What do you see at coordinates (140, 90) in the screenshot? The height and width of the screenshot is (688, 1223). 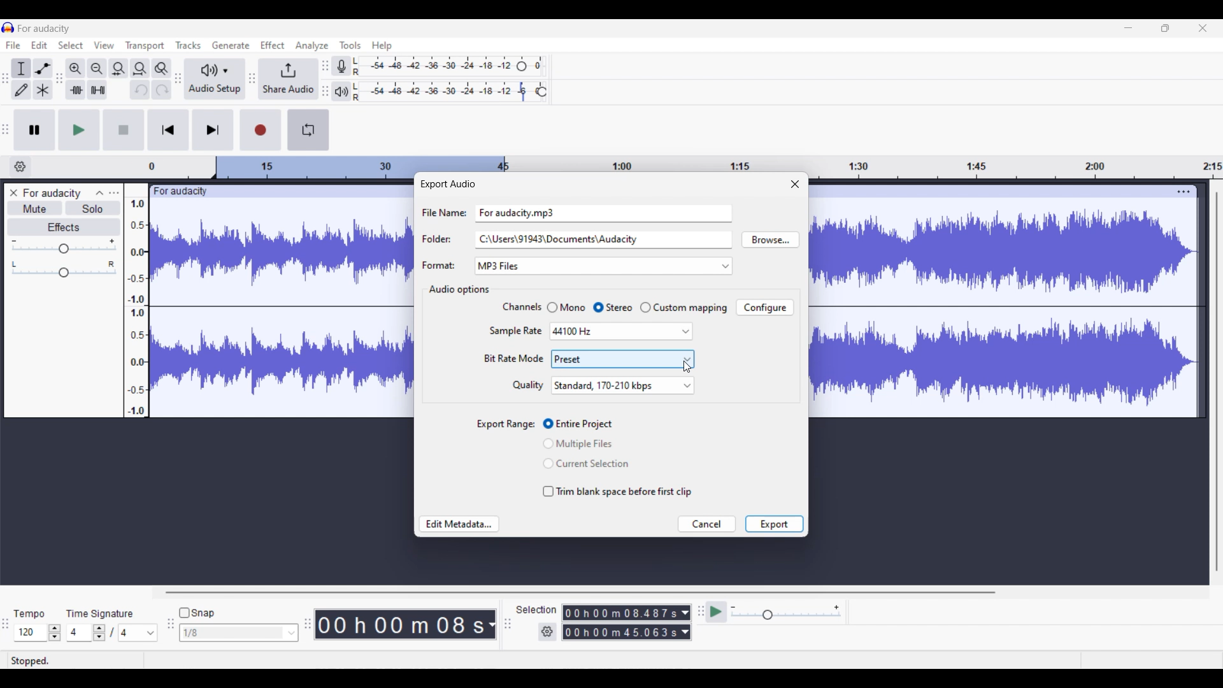 I see `Undo` at bounding box center [140, 90].